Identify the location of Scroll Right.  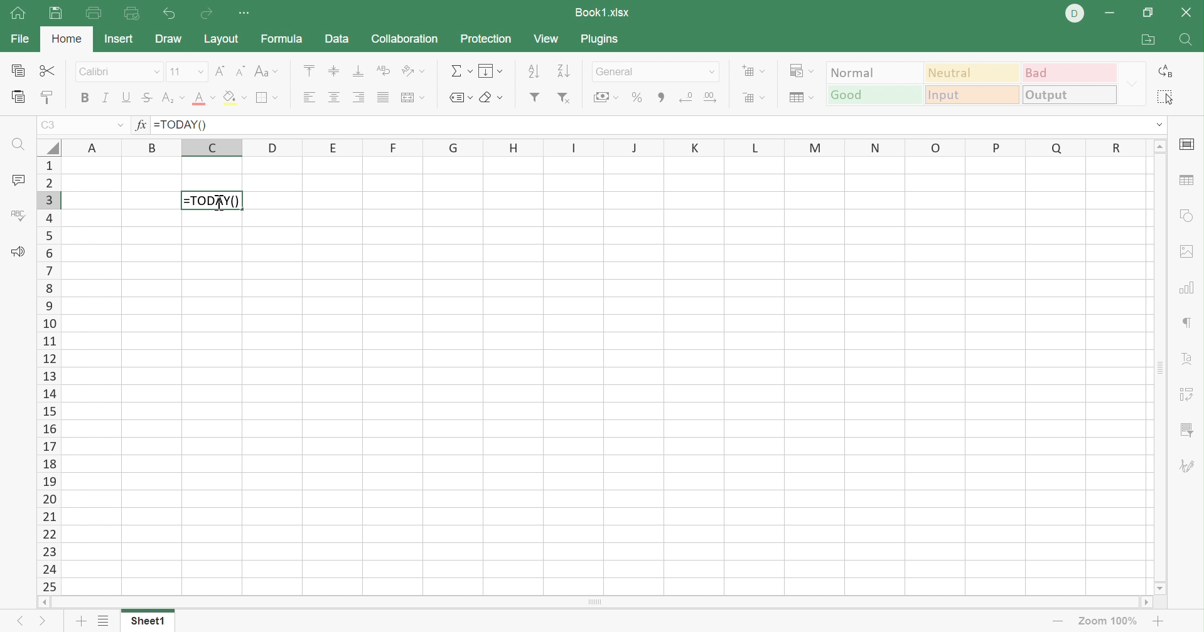
(1144, 602).